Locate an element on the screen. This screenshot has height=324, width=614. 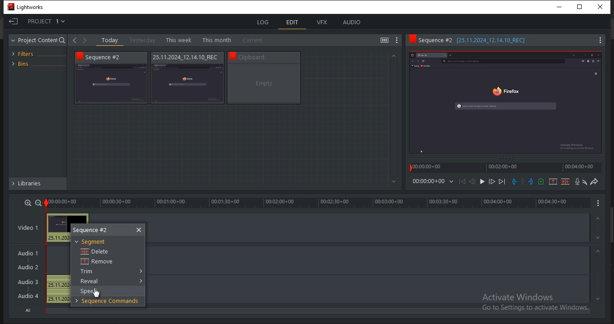
reveal is located at coordinates (91, 281).